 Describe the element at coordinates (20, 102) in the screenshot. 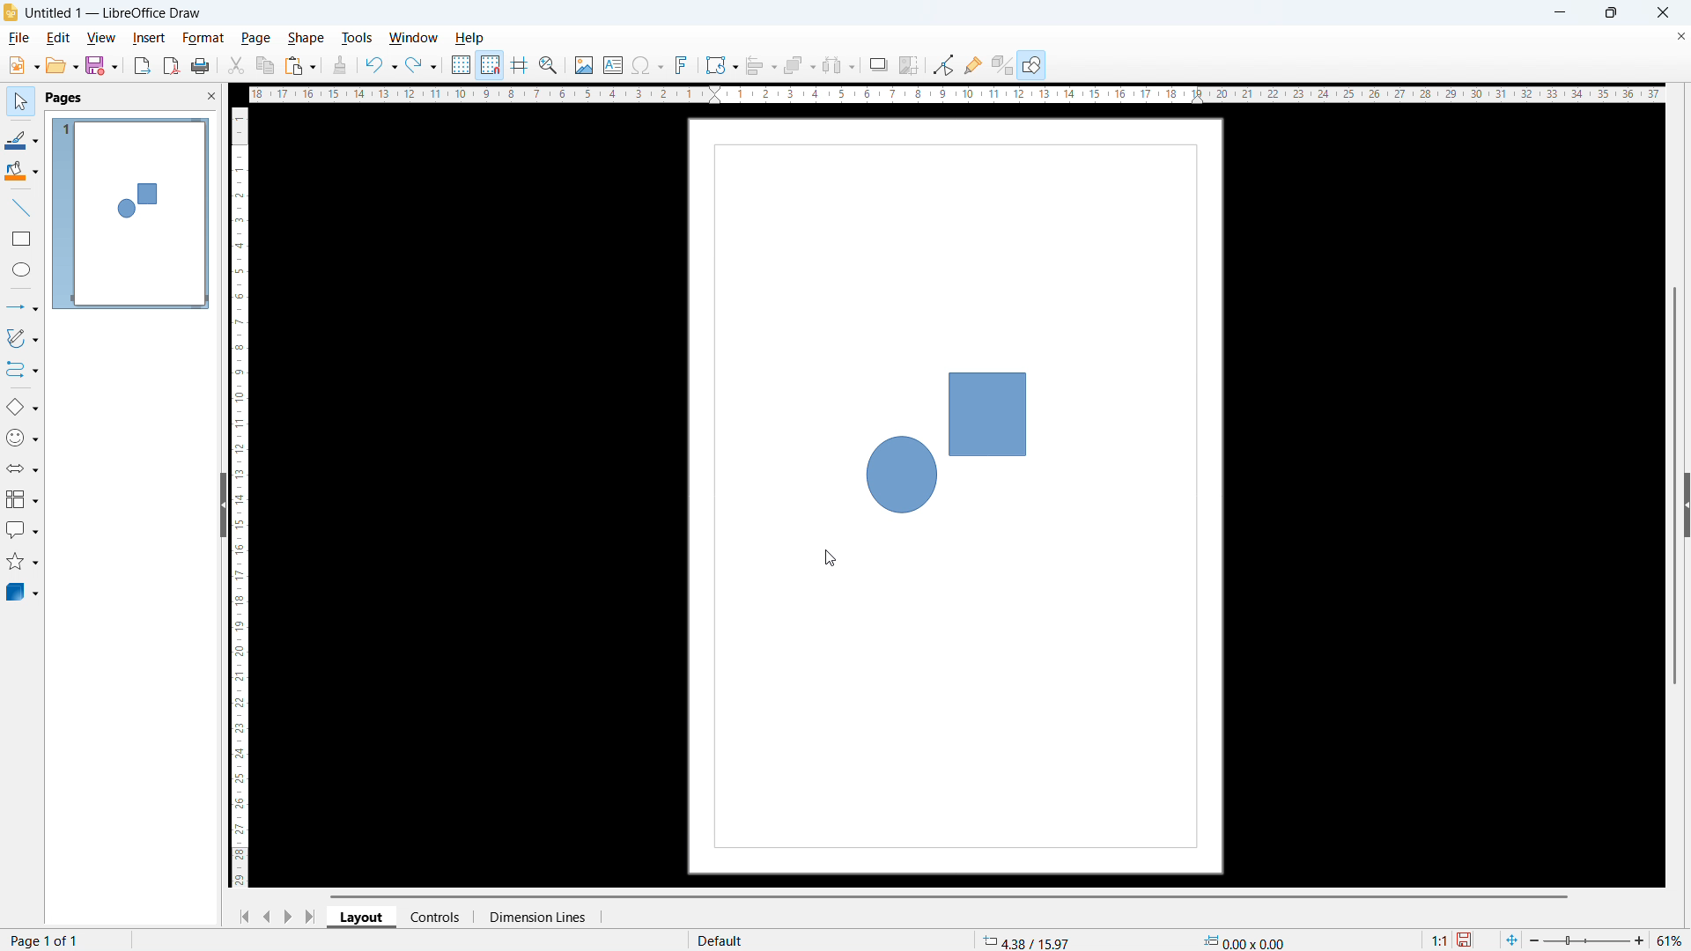

I see `select` at that location.